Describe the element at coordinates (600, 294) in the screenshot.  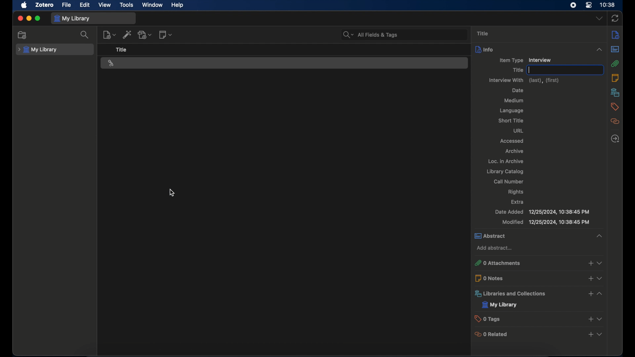
I see `view` at that location.